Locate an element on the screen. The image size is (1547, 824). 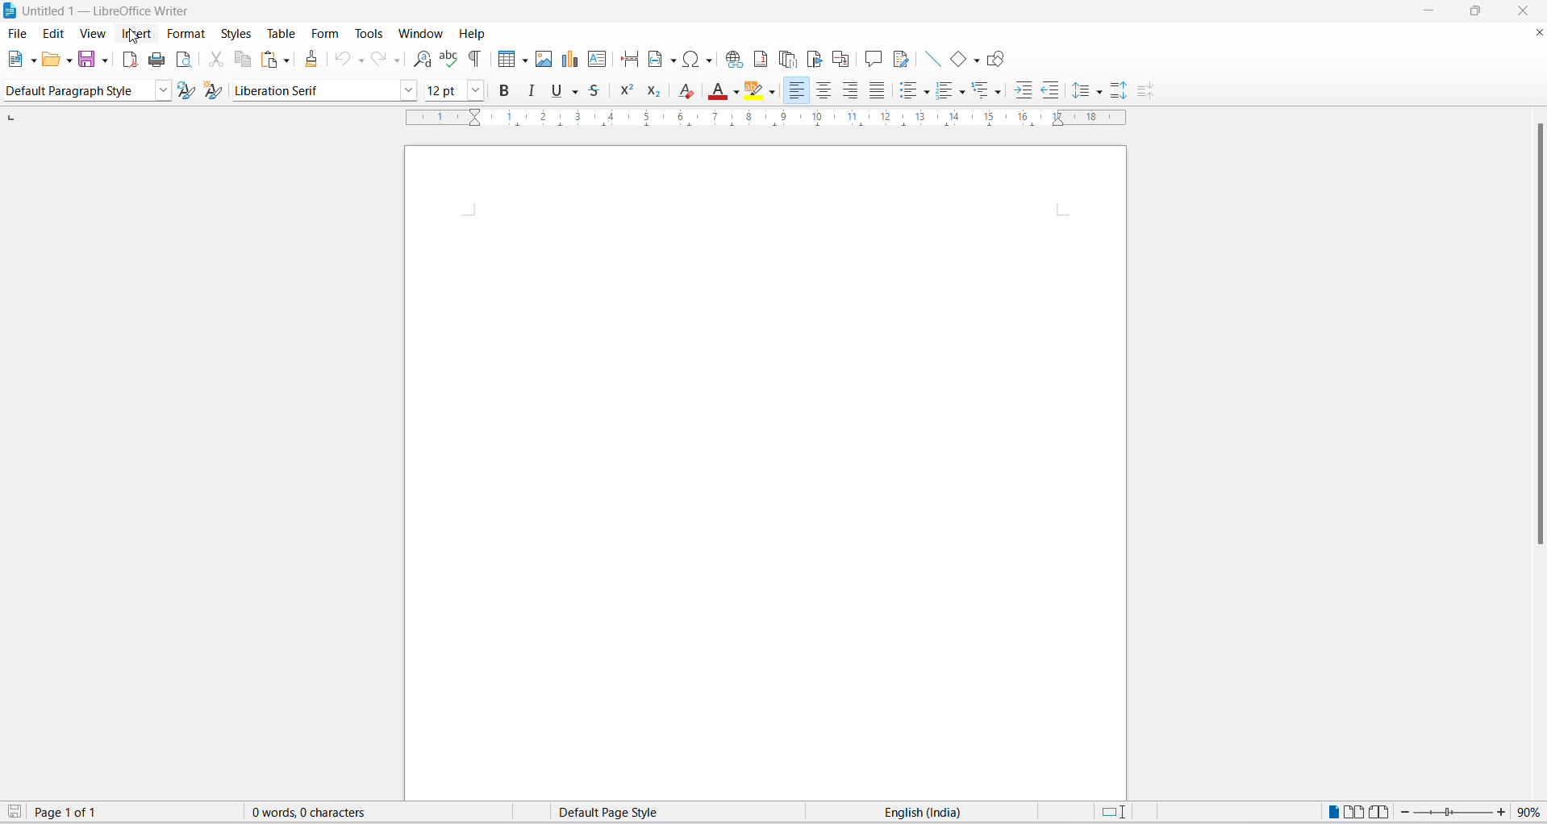
underline is located at coordinates (556, 93).